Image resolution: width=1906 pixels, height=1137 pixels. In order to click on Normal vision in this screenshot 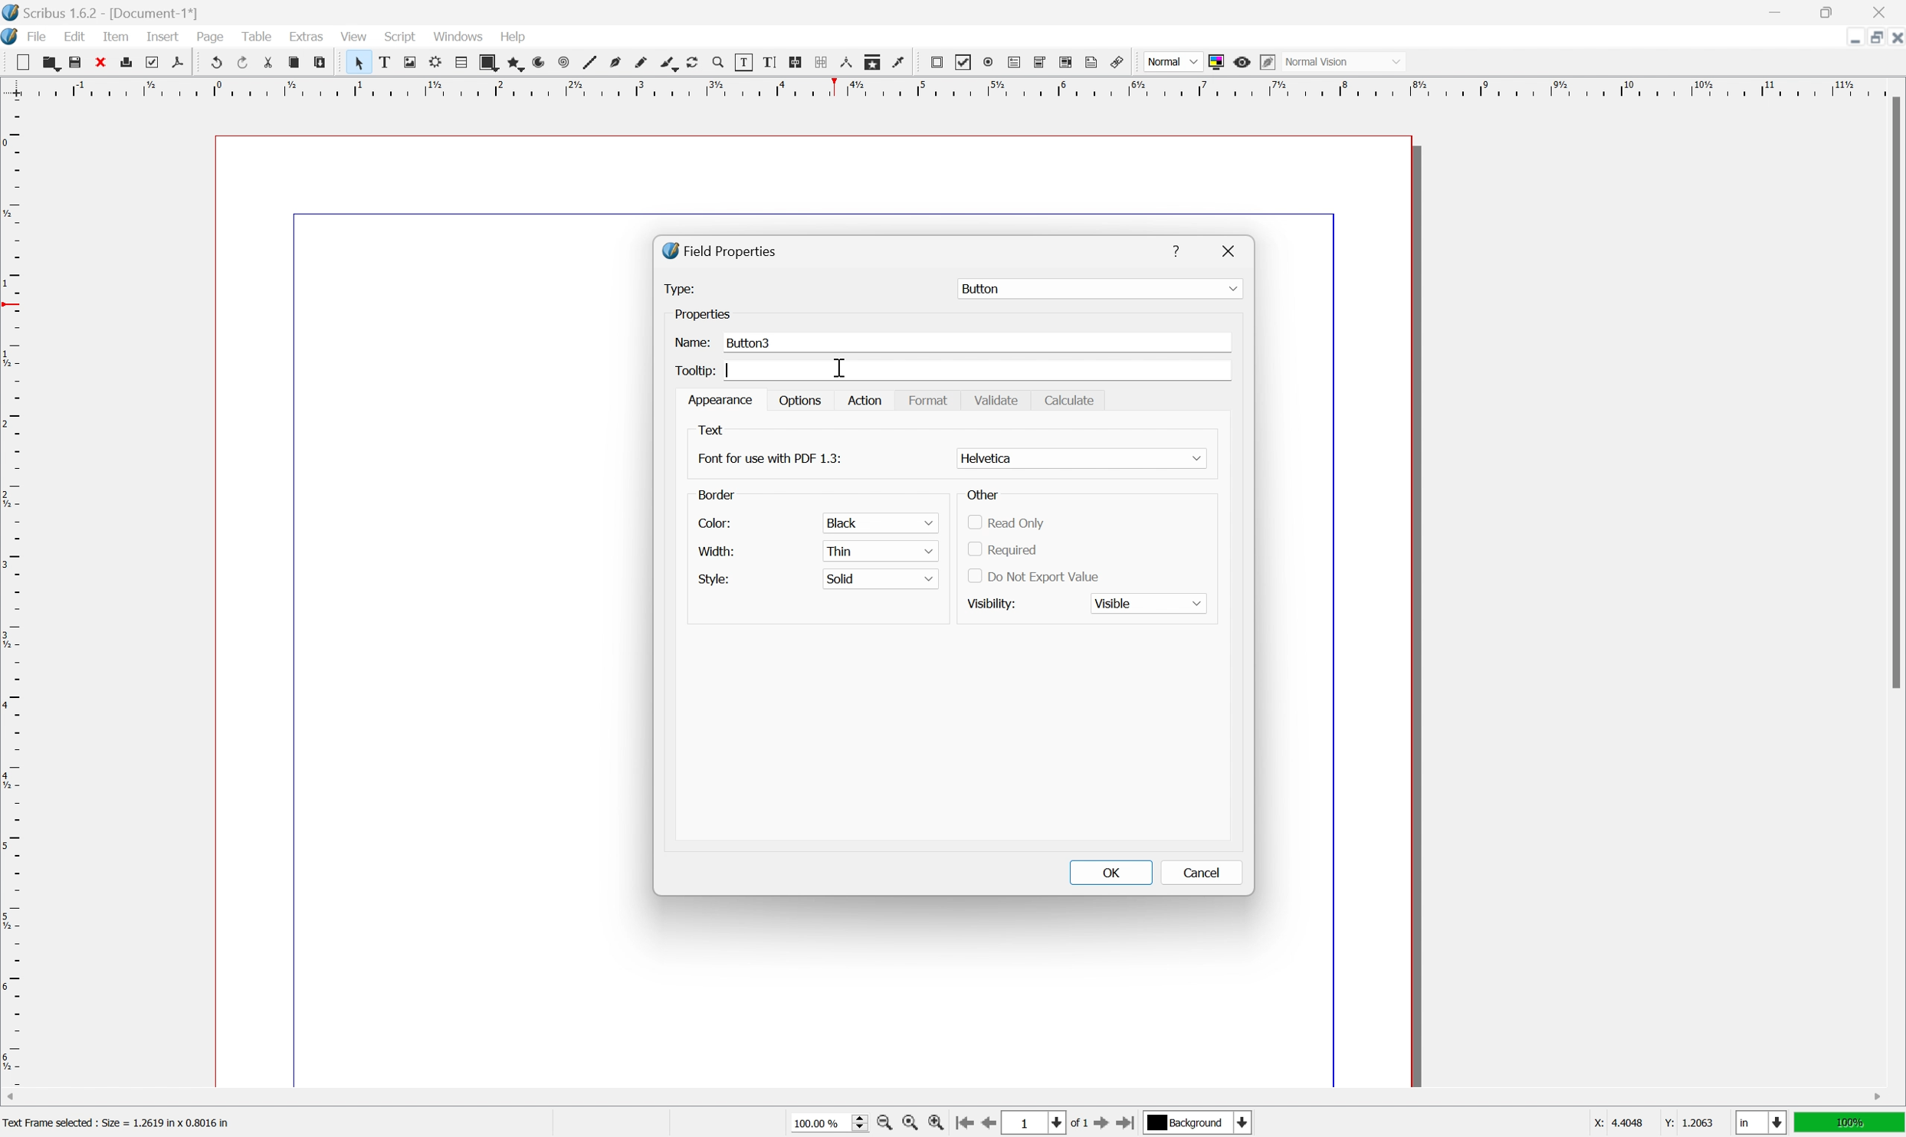, I will do `click(1347, 61)`.